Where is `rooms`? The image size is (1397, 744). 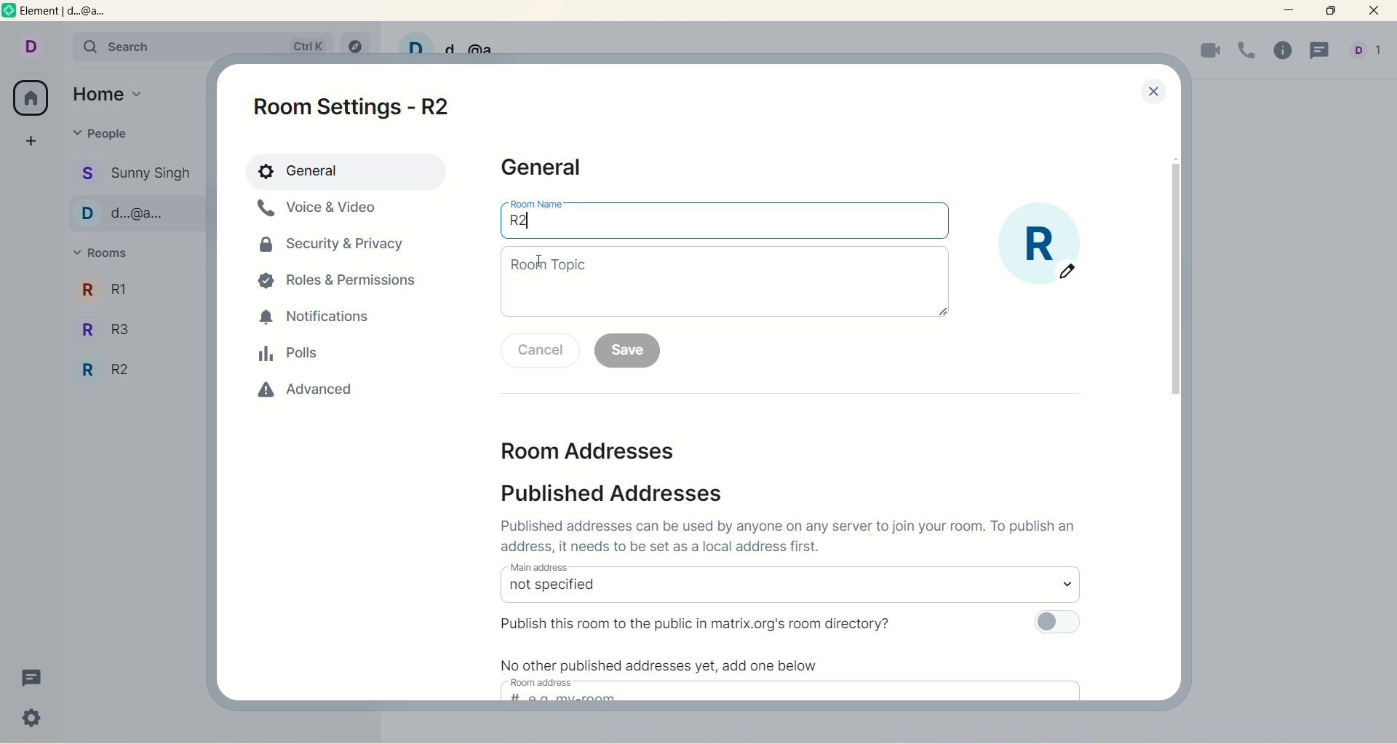 rooms is located at coordinates (106, 254).